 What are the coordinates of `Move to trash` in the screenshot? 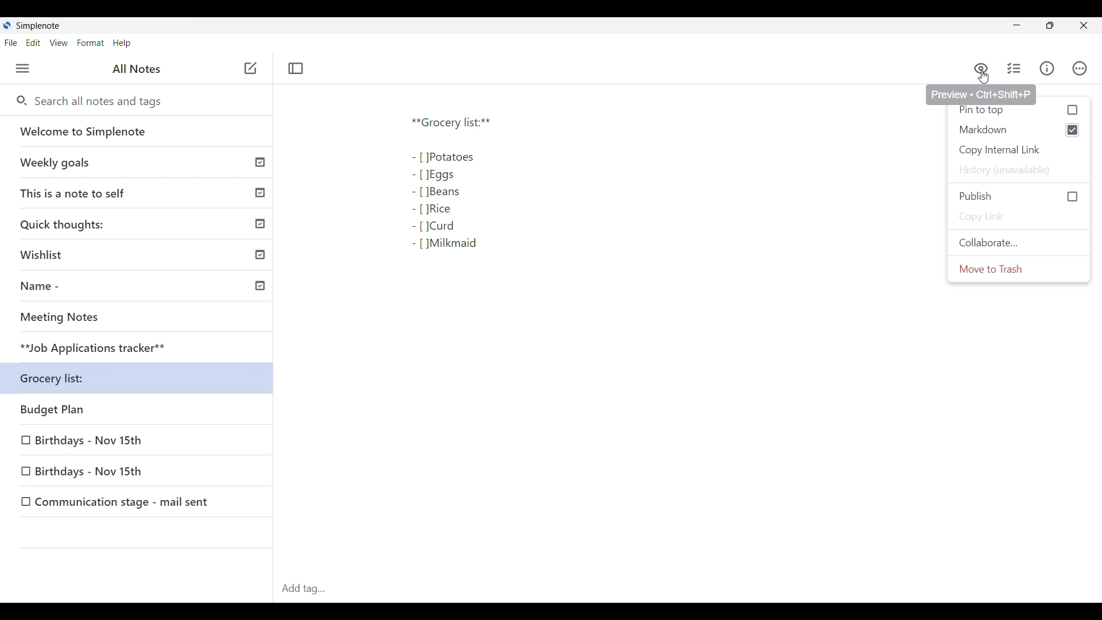 It's located at (1019, 269).